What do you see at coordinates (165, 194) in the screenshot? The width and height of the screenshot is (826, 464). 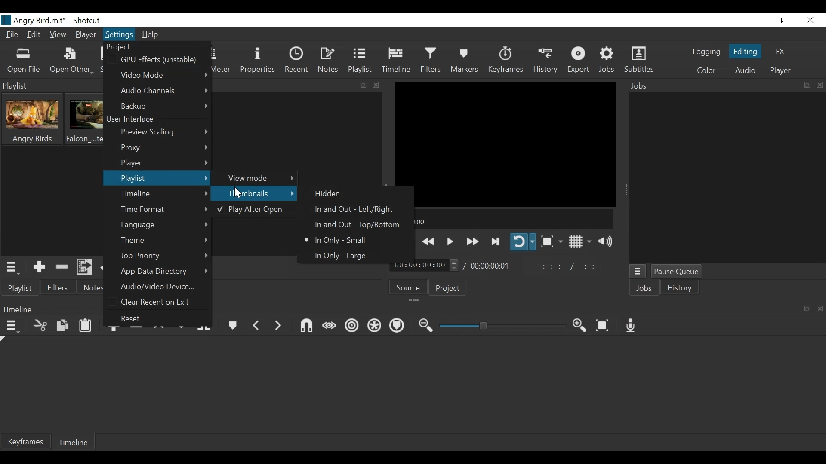 I see `Timeline` at bounding box center [165, 194].